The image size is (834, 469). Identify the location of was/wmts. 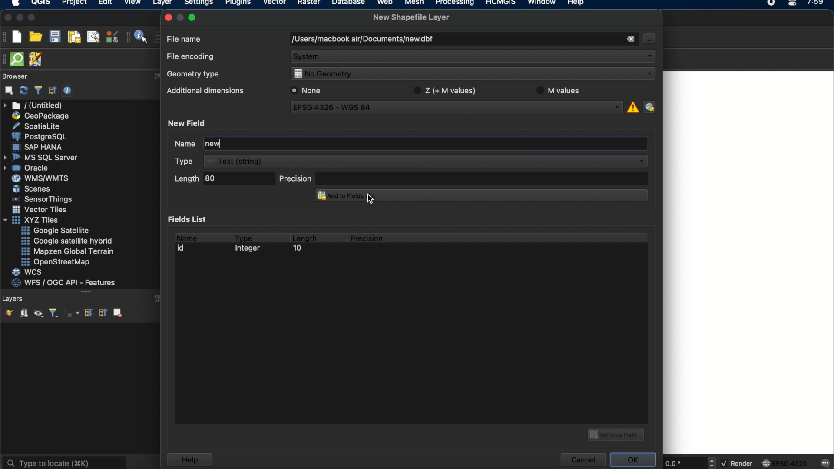
(41, 179).